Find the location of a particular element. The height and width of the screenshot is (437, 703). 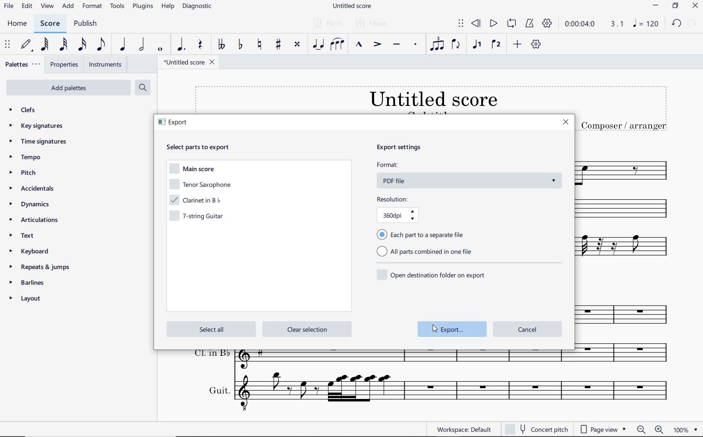

FLIP DIRECTION is located at coordinates (457, 45).